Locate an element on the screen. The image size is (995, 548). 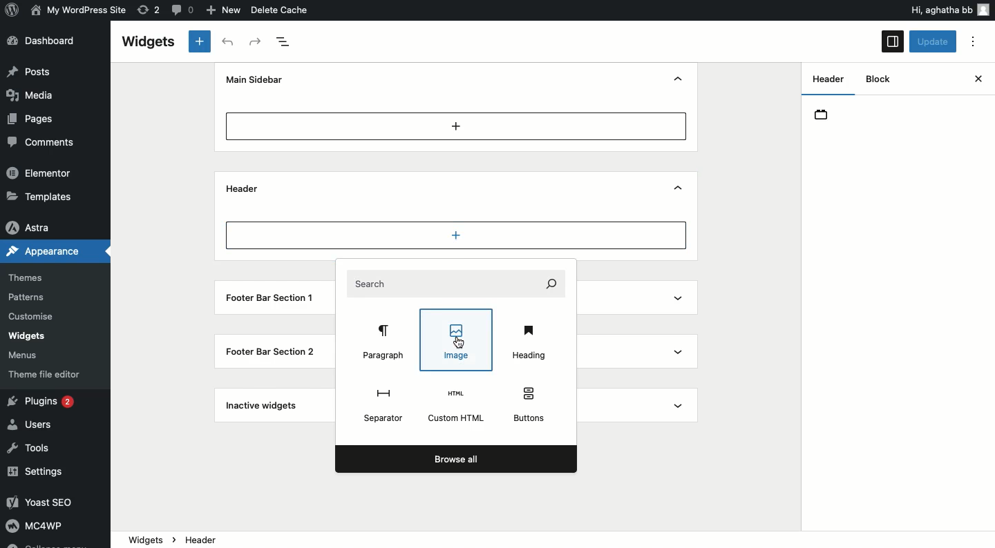
Show is located at coordinates (679, 406).